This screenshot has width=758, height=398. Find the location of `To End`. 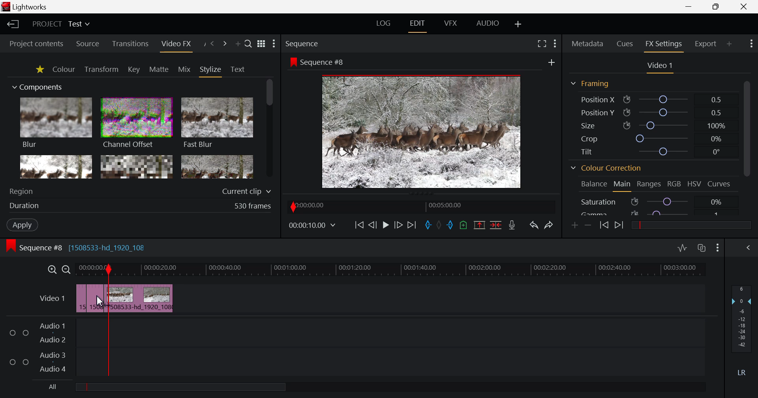

To End is located at coordinates (412, 225).